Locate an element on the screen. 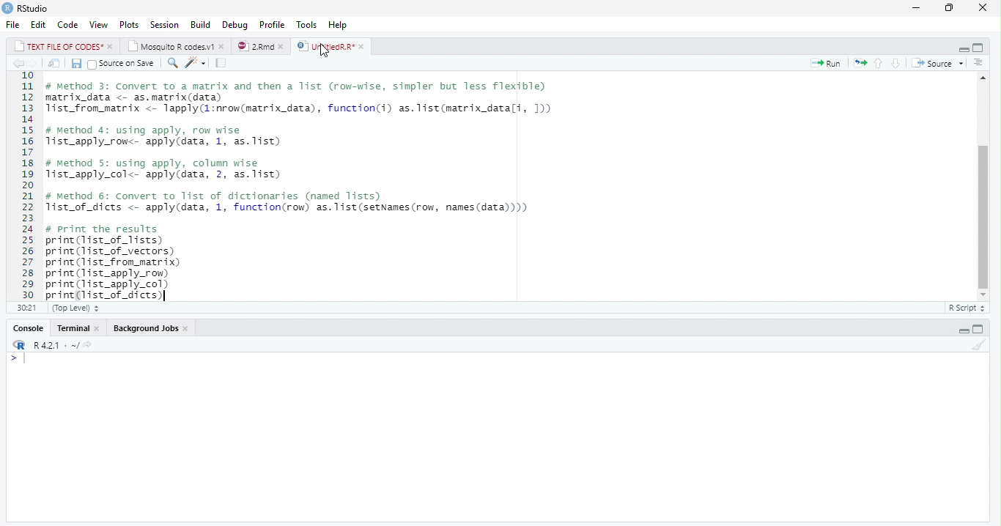 The image size is (1001, 526). Console is located at coordinates (497, 437).